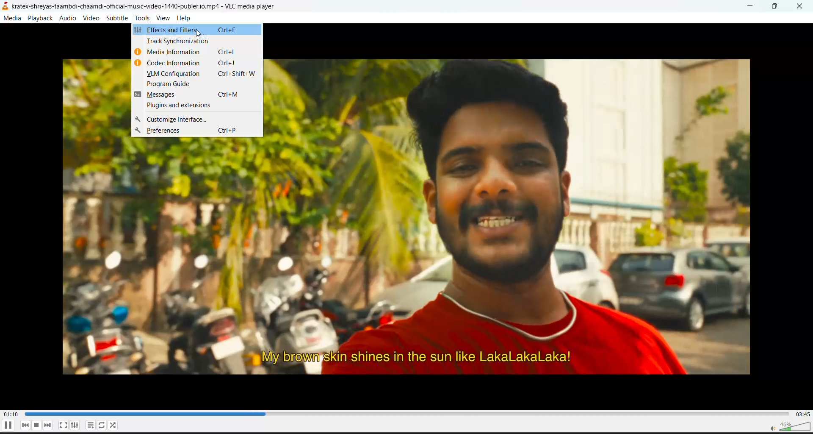 This screenshot has height=434, width=813. What do you see at coordinates (787, 426) in the screenshot?
I see `volume` at bounding box center [787, 426].